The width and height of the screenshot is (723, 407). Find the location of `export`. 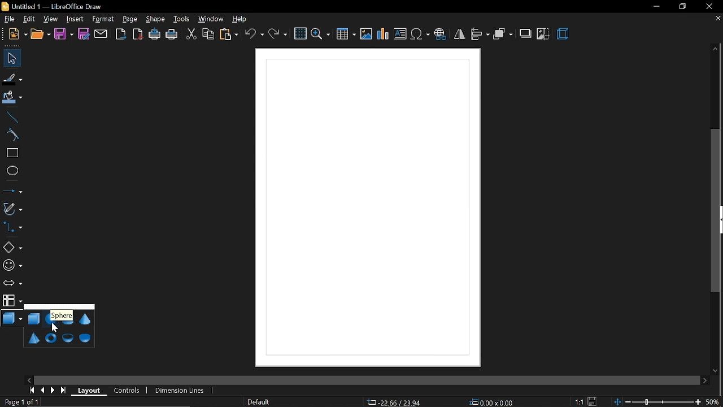

export is located at coordinates (120, 34).